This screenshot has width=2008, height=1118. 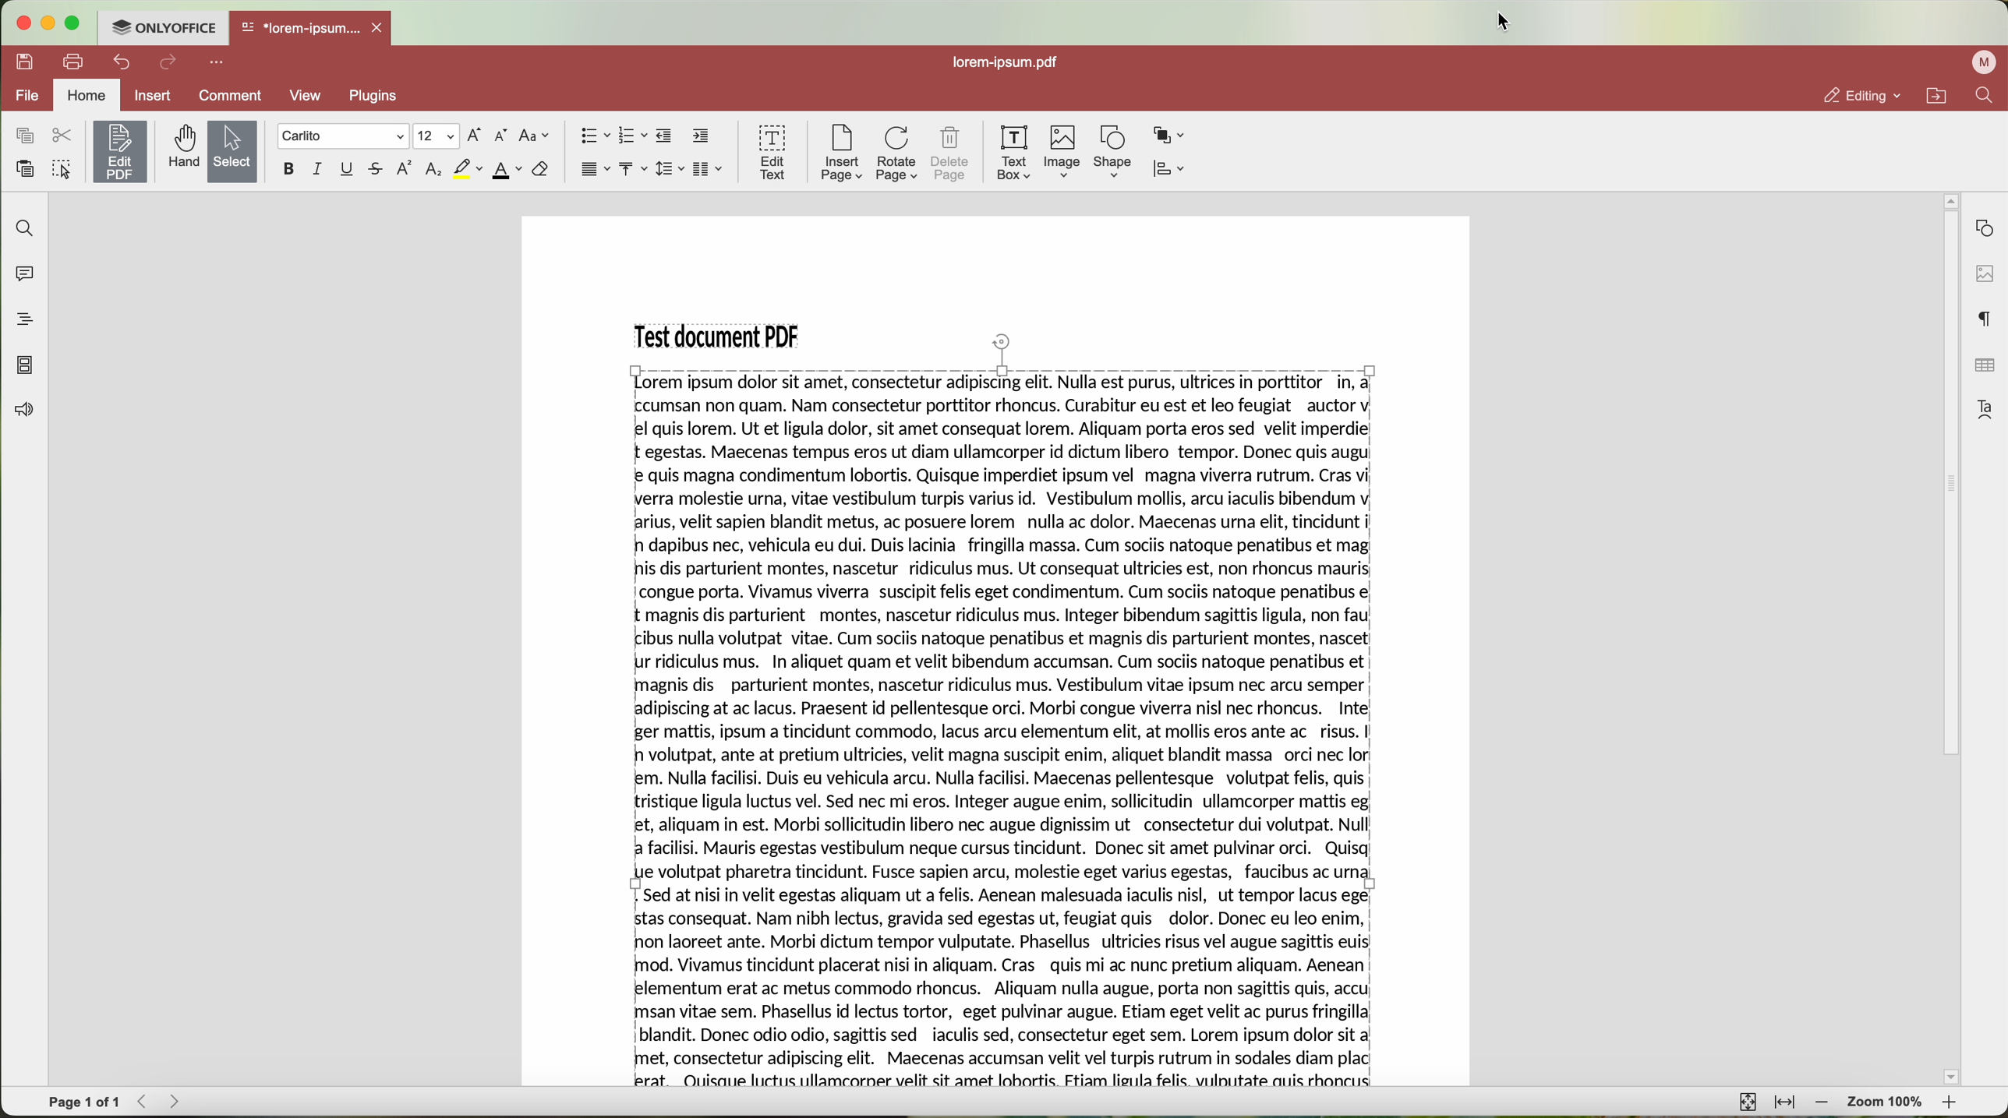 I want to click on subscript, so click(x=435, y=169).